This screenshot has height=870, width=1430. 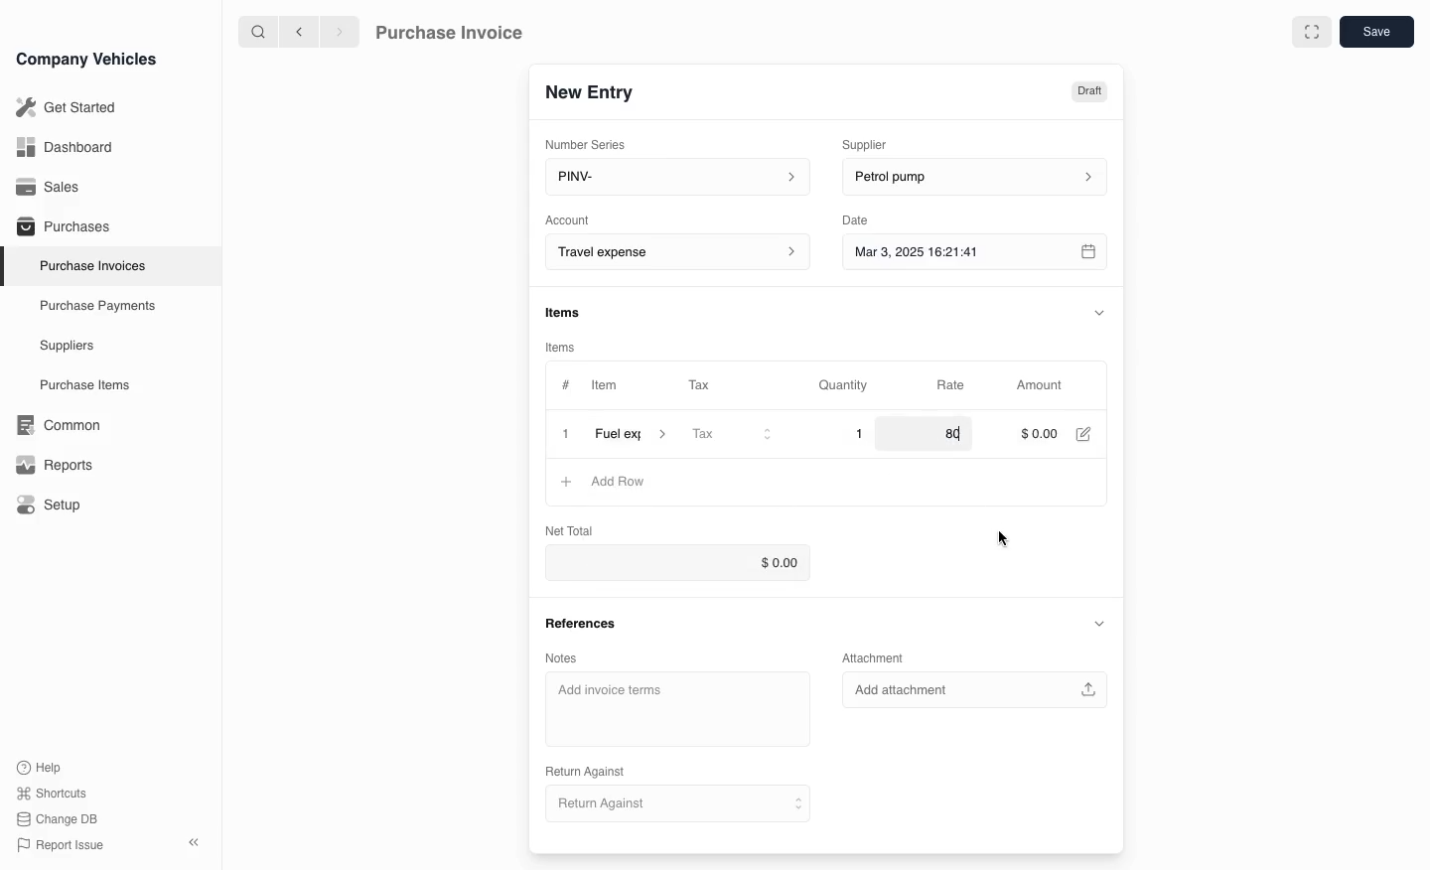 What do you see at coordinates (564, 347) in the screenshot?
I see `items` at bounding box center [564, 347].